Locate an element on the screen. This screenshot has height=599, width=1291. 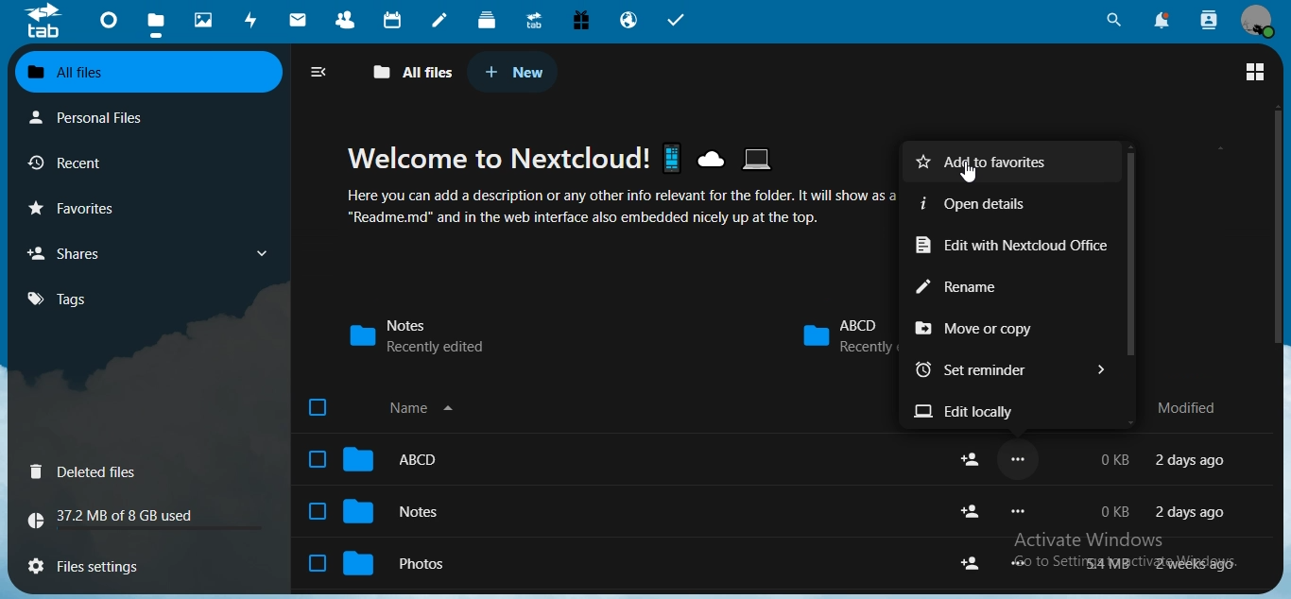
scrollbar is located at coordinates (1131, 255).